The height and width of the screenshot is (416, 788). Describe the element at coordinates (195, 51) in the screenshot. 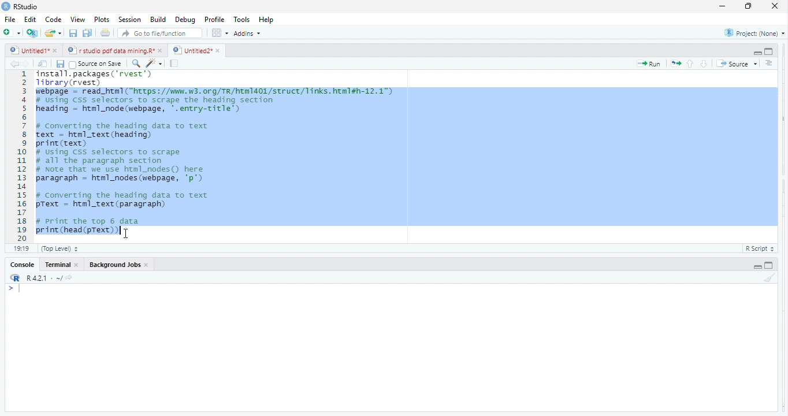

I see ` Untitied2" »` at that location.